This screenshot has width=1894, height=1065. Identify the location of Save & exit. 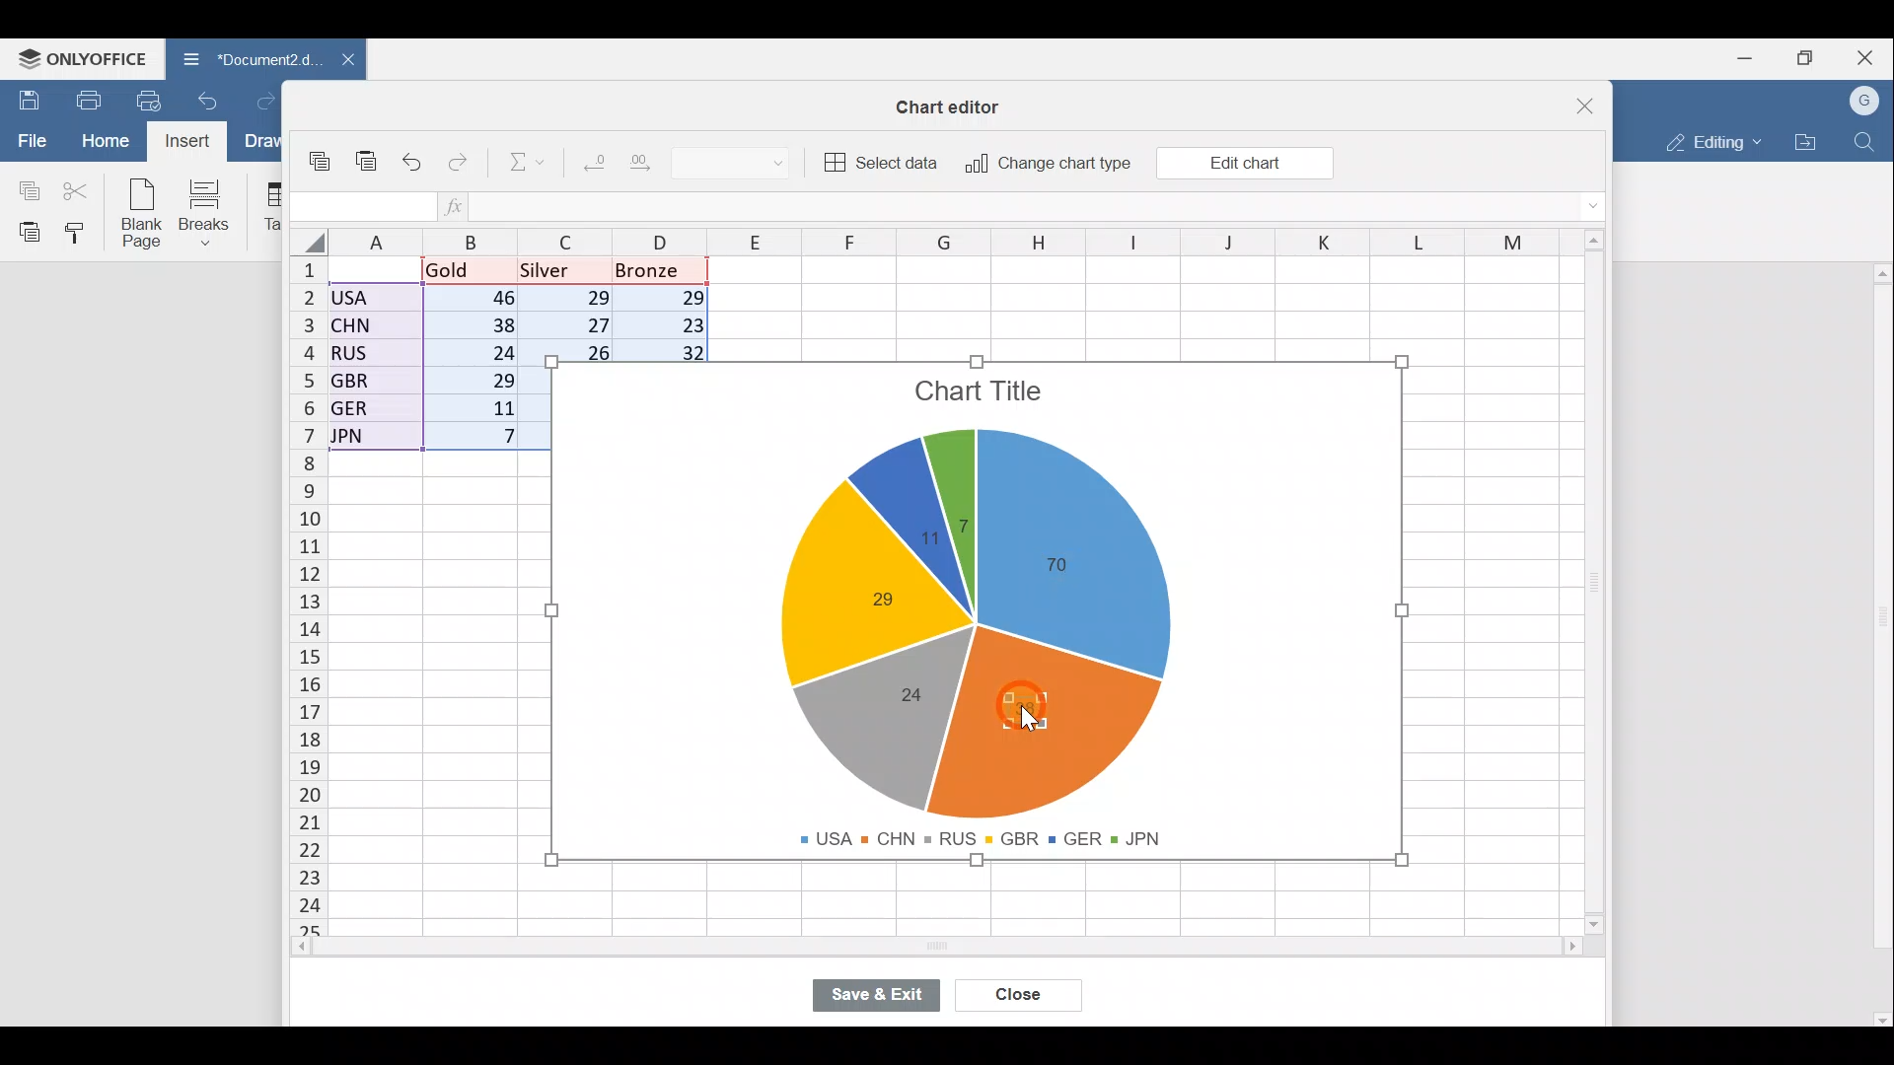
(887, 997).